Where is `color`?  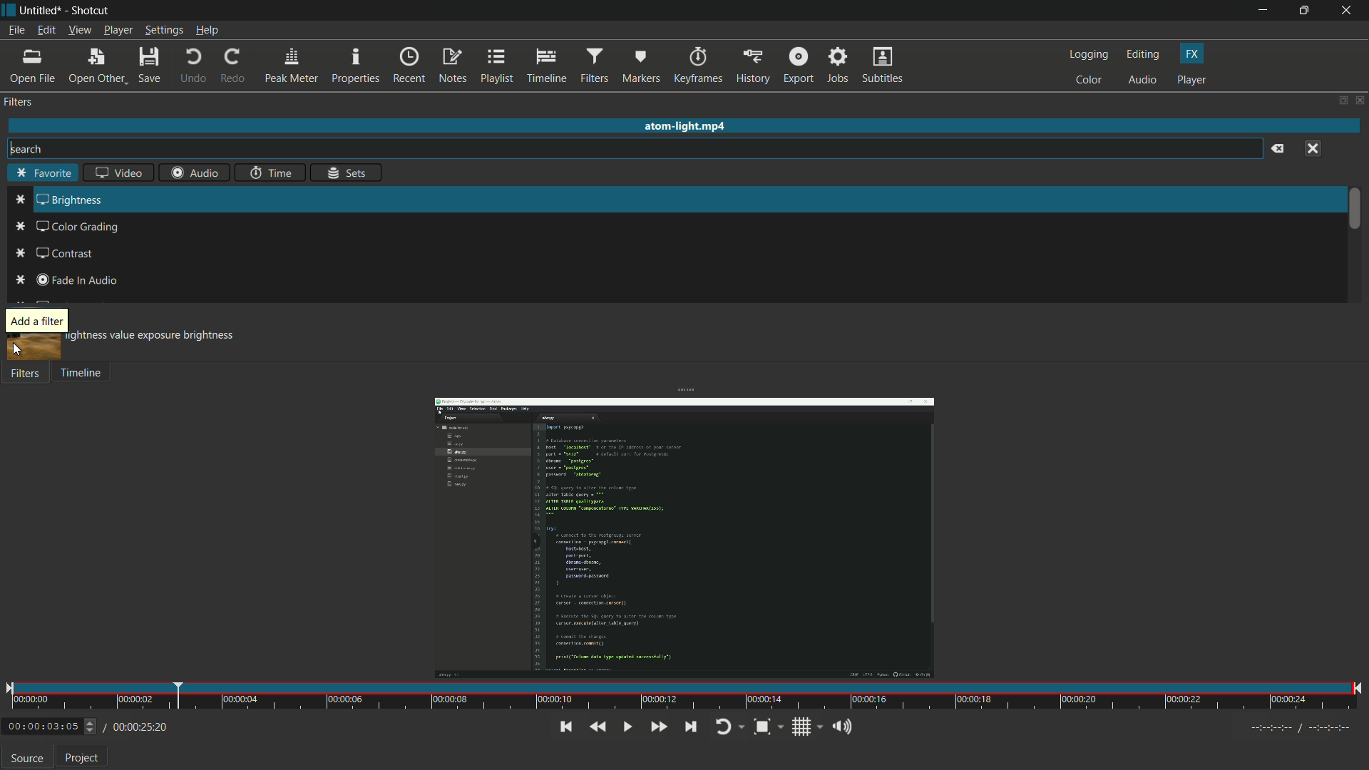
color is located at coordinates (1088, 80).